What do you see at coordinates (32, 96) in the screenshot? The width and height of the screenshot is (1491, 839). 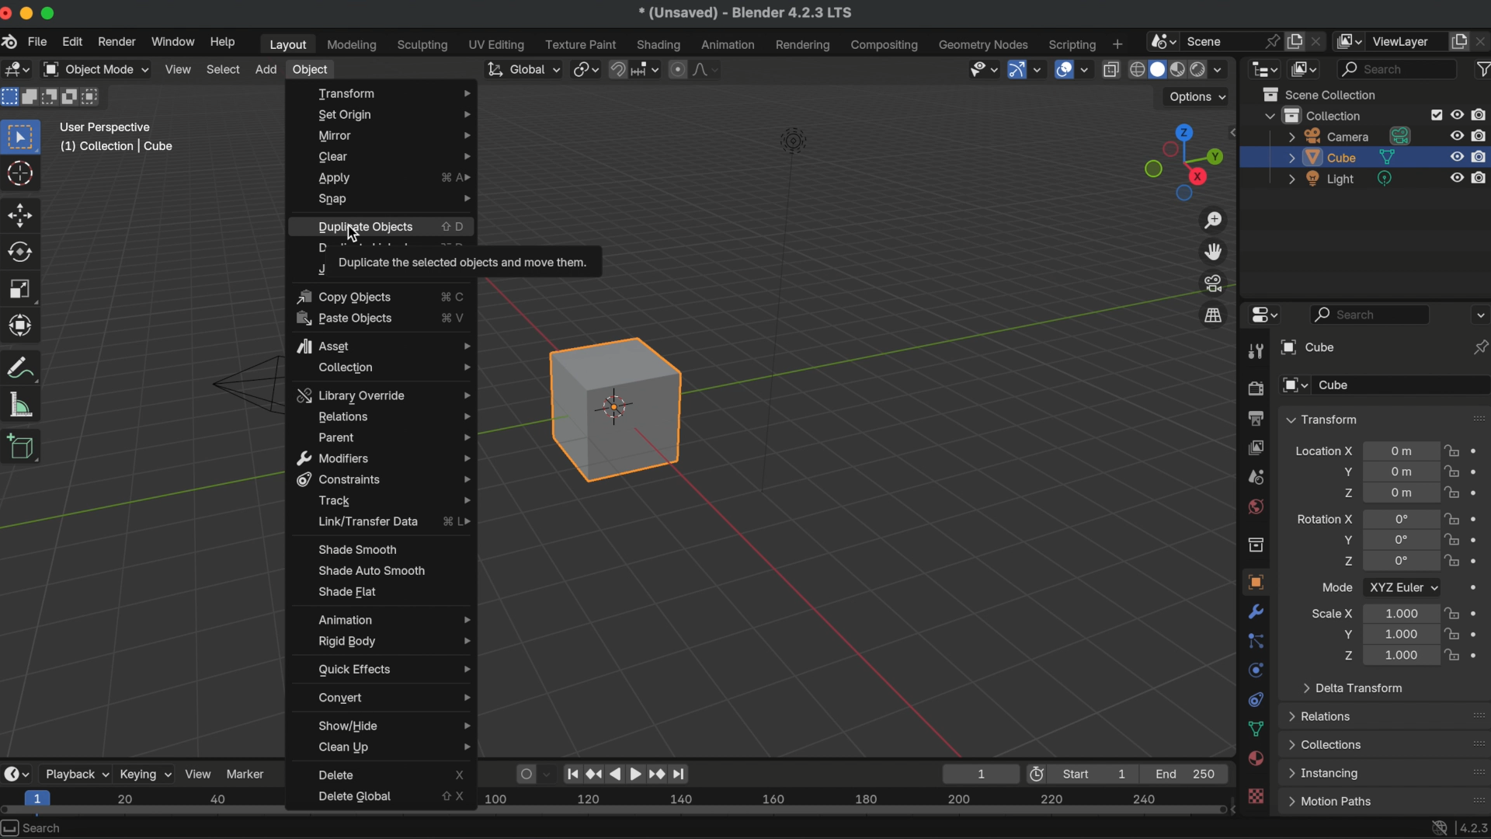 I see `mode extend existing condition` at bounding box center [32, 96].